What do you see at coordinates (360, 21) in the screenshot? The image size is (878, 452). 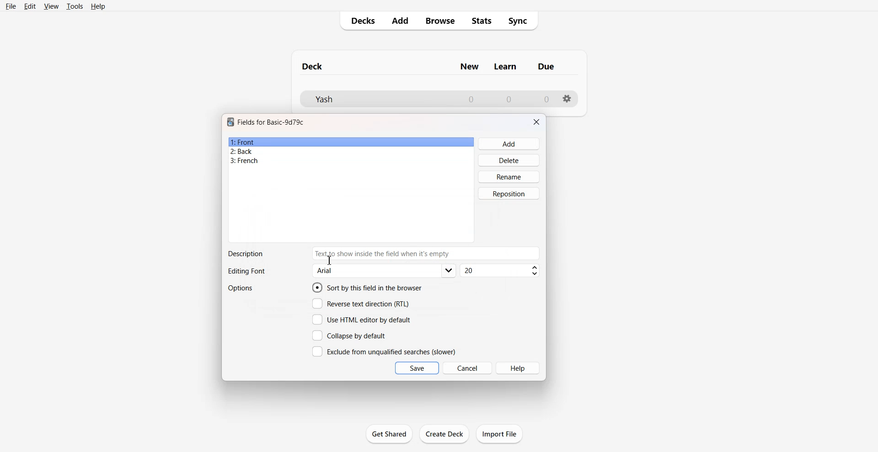 I see `Decks` at bounding box center [360, 21].